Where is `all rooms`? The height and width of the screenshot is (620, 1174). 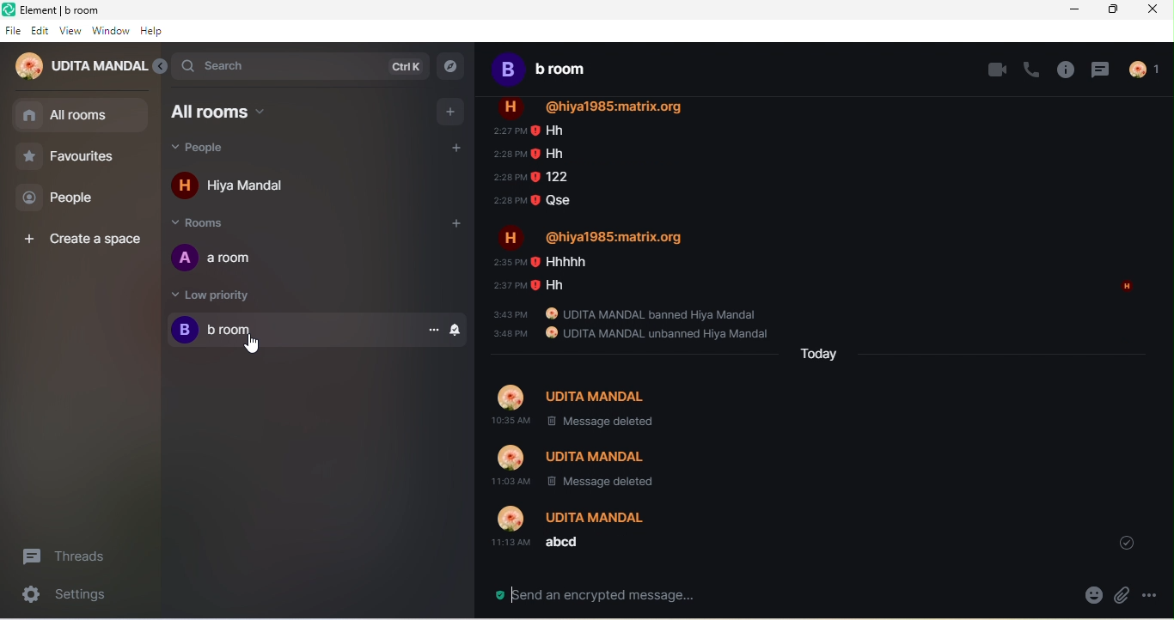 all rooms is located at coordinates (229, 112).